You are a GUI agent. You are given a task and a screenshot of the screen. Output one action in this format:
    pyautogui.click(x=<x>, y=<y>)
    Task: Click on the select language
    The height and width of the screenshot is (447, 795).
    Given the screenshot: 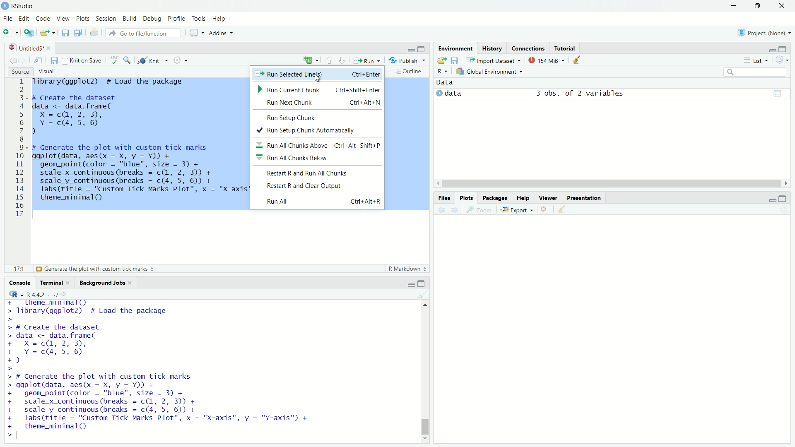 What is the action you would take?
    pyautogui.click(x=12, y=294)
    